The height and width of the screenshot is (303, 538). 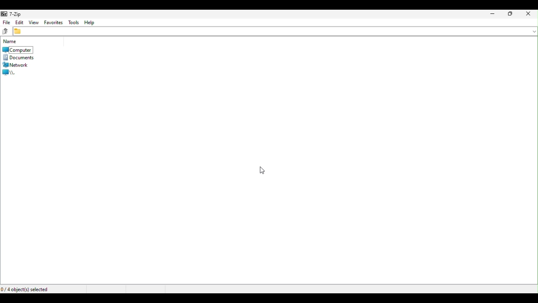 I want to click on name, so click(x=11, y=41).